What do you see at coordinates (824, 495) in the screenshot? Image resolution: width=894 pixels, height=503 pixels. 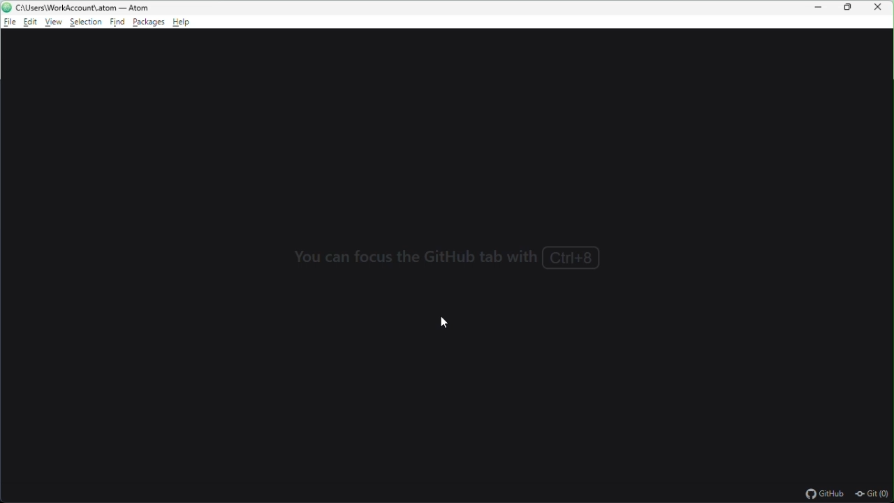 I see `github` at bounding box center [824, 495].